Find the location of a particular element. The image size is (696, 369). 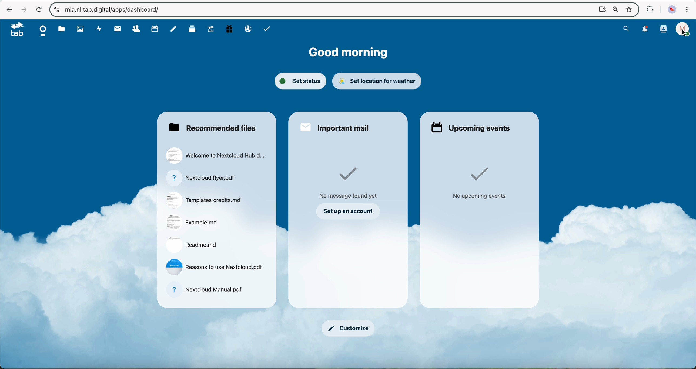

contacts is located at coordinates (138, 29).